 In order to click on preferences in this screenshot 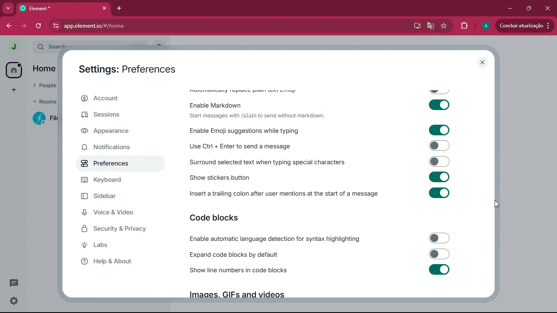, I will do `click(117, 164)`.